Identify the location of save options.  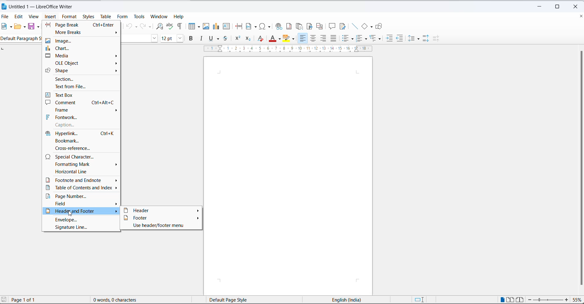
(39, 27).